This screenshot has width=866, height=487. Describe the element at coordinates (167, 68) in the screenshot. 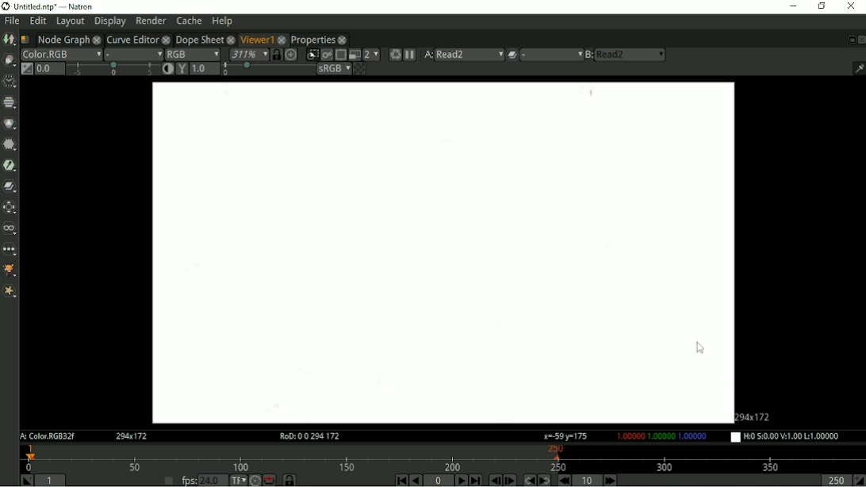

I see `Auto-contrast` at that location.